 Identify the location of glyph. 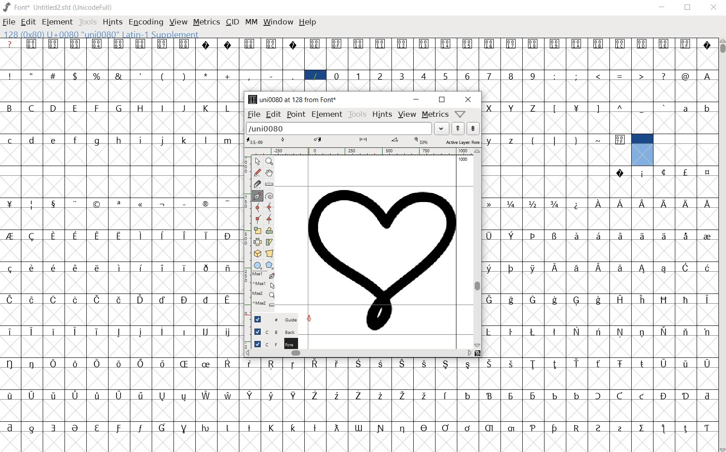
(293, 365).